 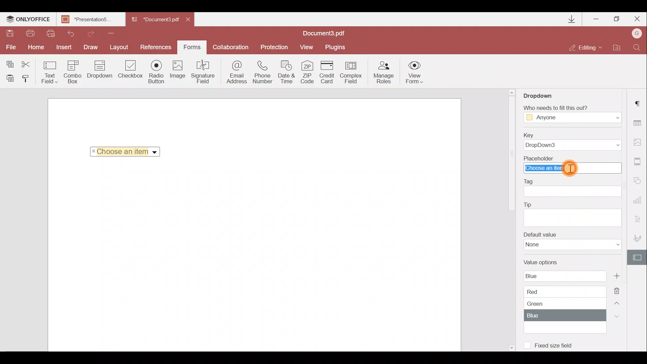 I want to click on Downloads, so click(x=573, y=19).